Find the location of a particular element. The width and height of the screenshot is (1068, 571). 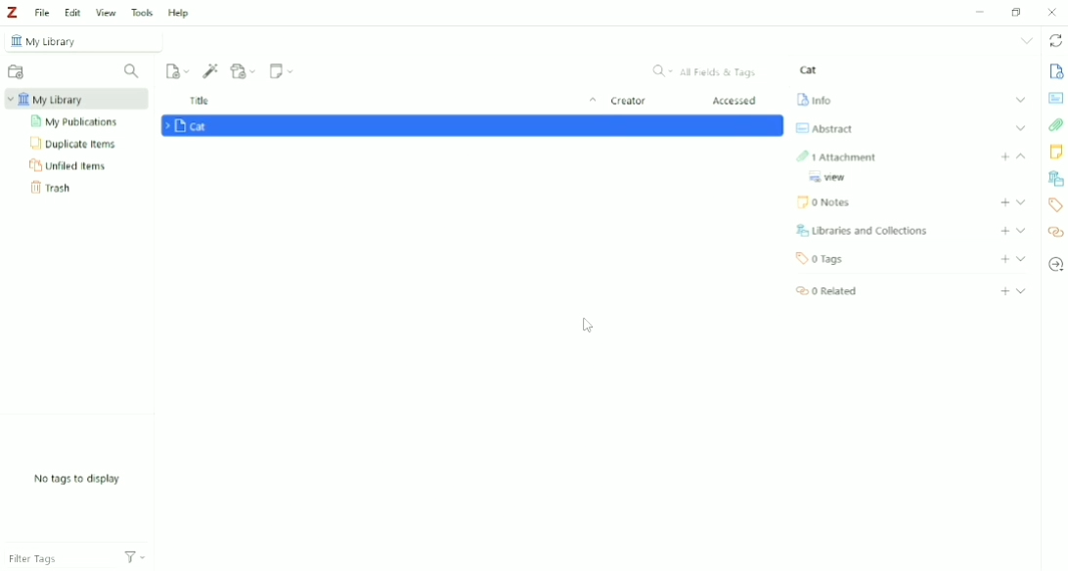

Add is located at coordinates (1005, 259).